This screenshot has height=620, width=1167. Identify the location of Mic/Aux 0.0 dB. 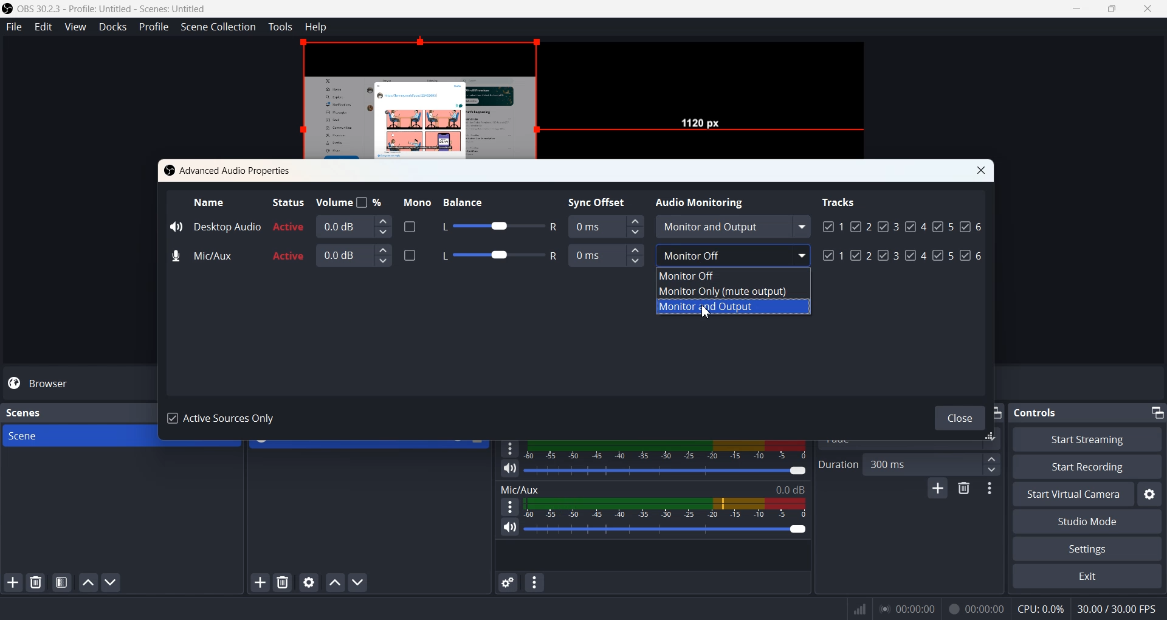
(652, 488).